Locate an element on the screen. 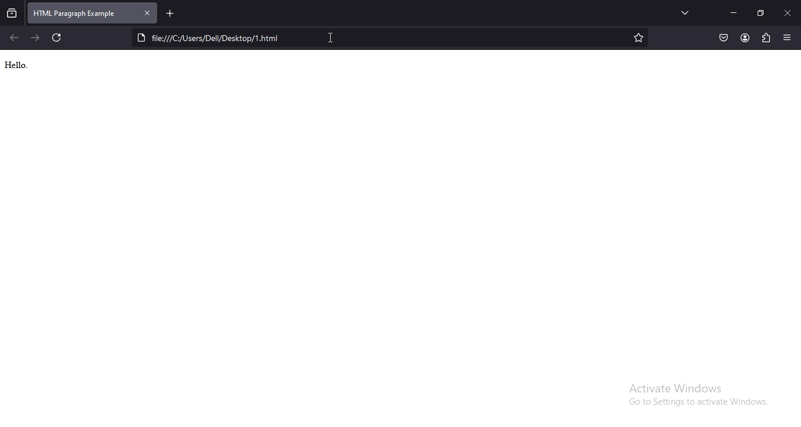 The height and width of the screenshot is (427, 801). bookmark is located at coordinates (637, 38).